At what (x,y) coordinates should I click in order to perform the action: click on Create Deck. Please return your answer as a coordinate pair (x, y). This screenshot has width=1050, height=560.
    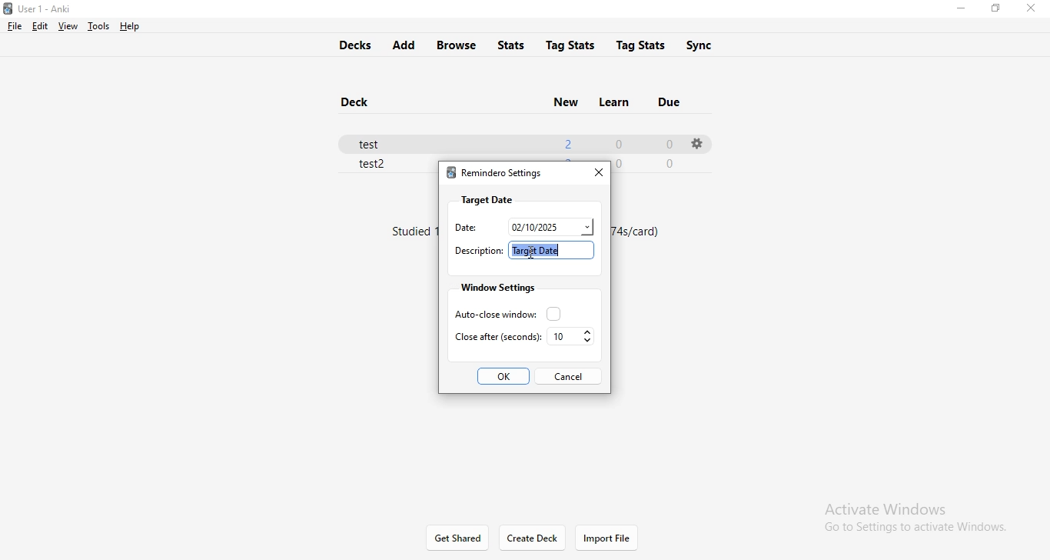
    Looking at the image, I should click on (533, 538).